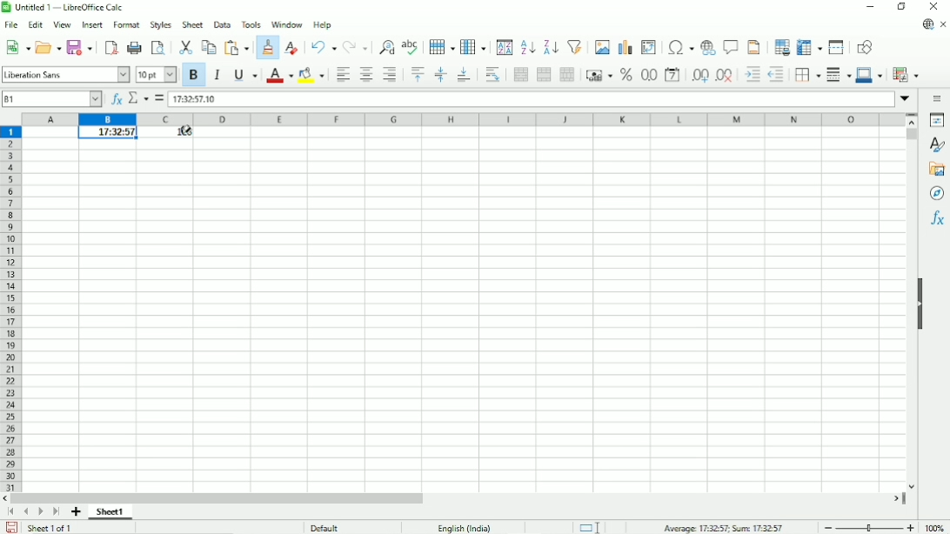 The width and height of the screenshot is (950, 534). Describe the element at coordinates (323, 47) in the screenshot. I see `Undo` at that location.